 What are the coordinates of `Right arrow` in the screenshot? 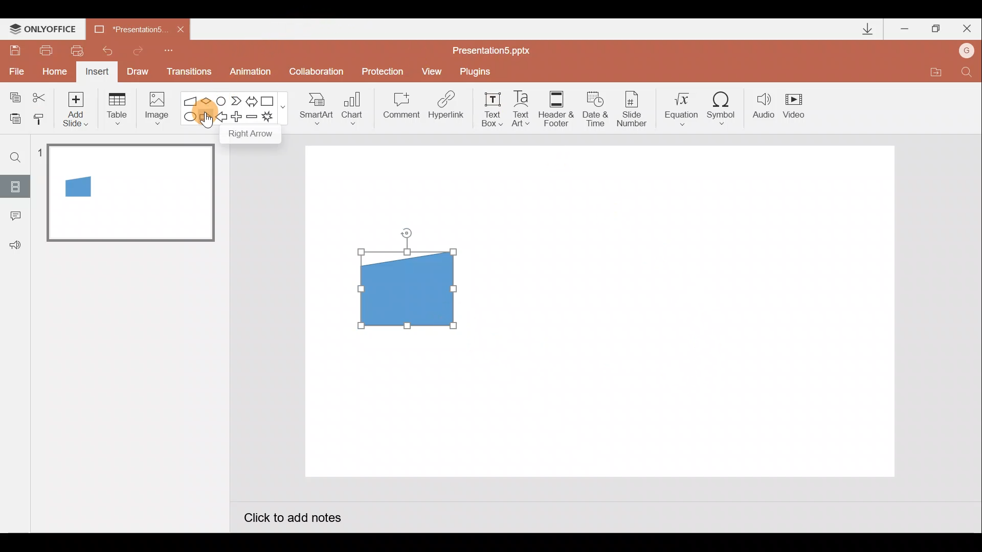 It's located at (206, 116).